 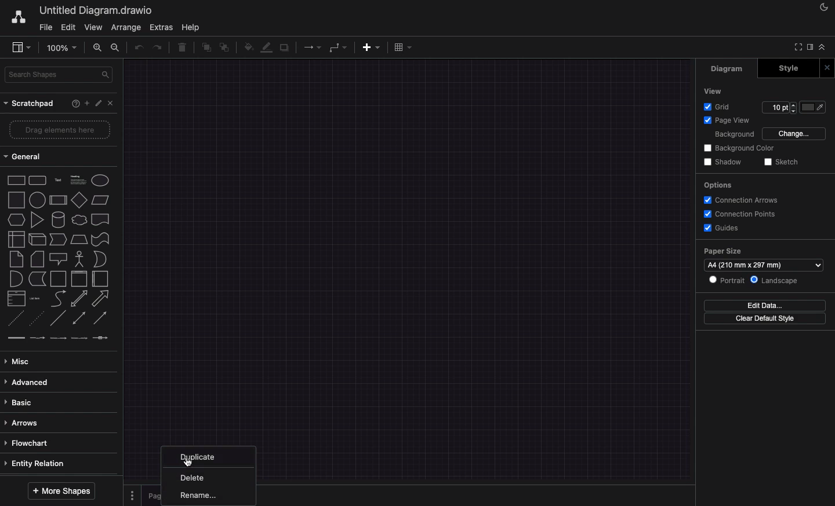 What do you see at coordinates (191, 28) in the screenshot?
I see `help` at bounding box center [191, 28].